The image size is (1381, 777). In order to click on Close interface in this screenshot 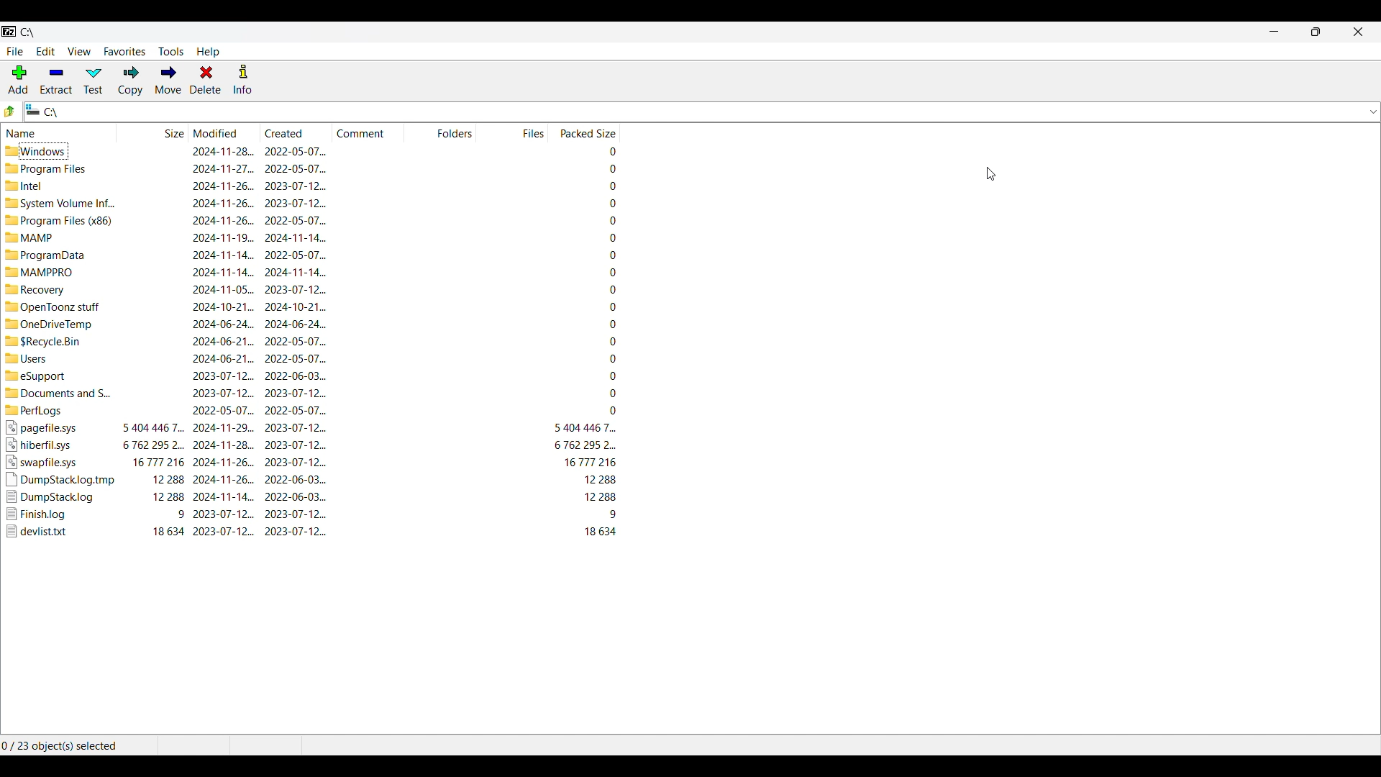, I will do `click(1358, 32)`.